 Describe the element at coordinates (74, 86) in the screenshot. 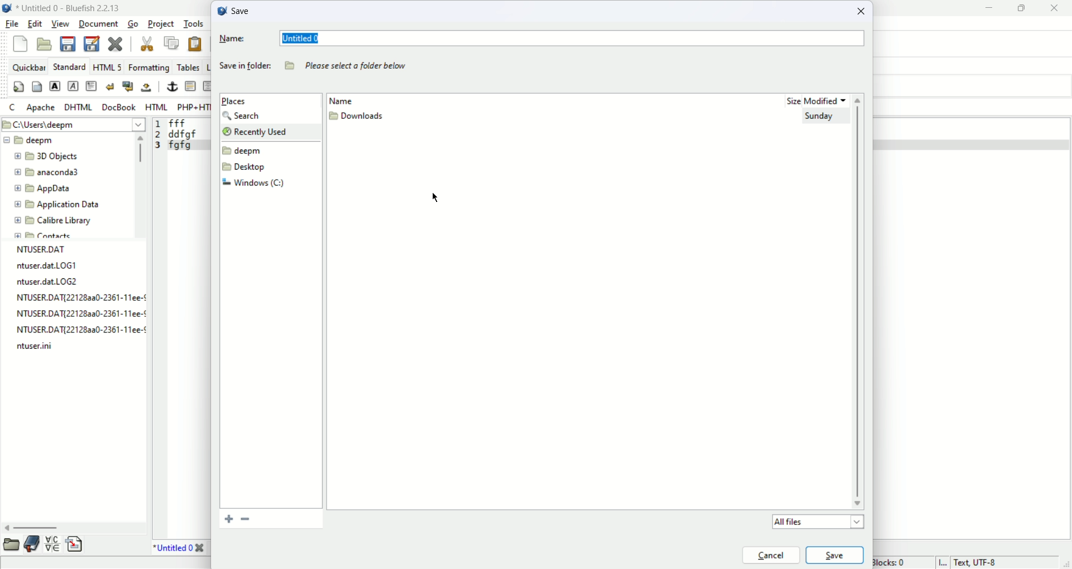

I see `emphasis` at that location.